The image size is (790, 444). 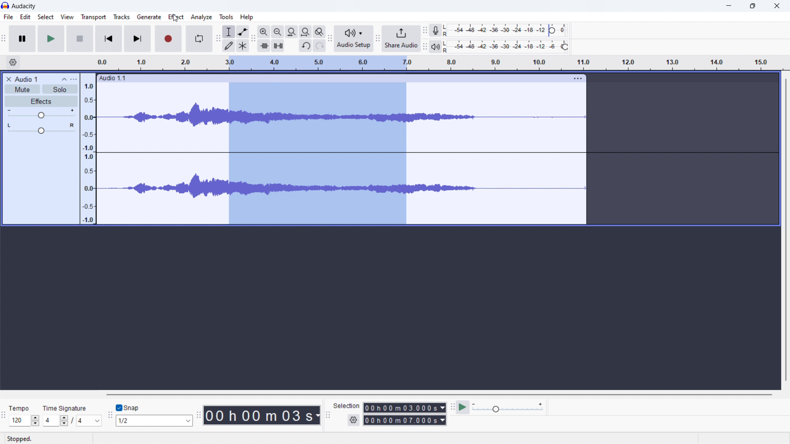 I want to click on share audio, so click(x=402, y=39).